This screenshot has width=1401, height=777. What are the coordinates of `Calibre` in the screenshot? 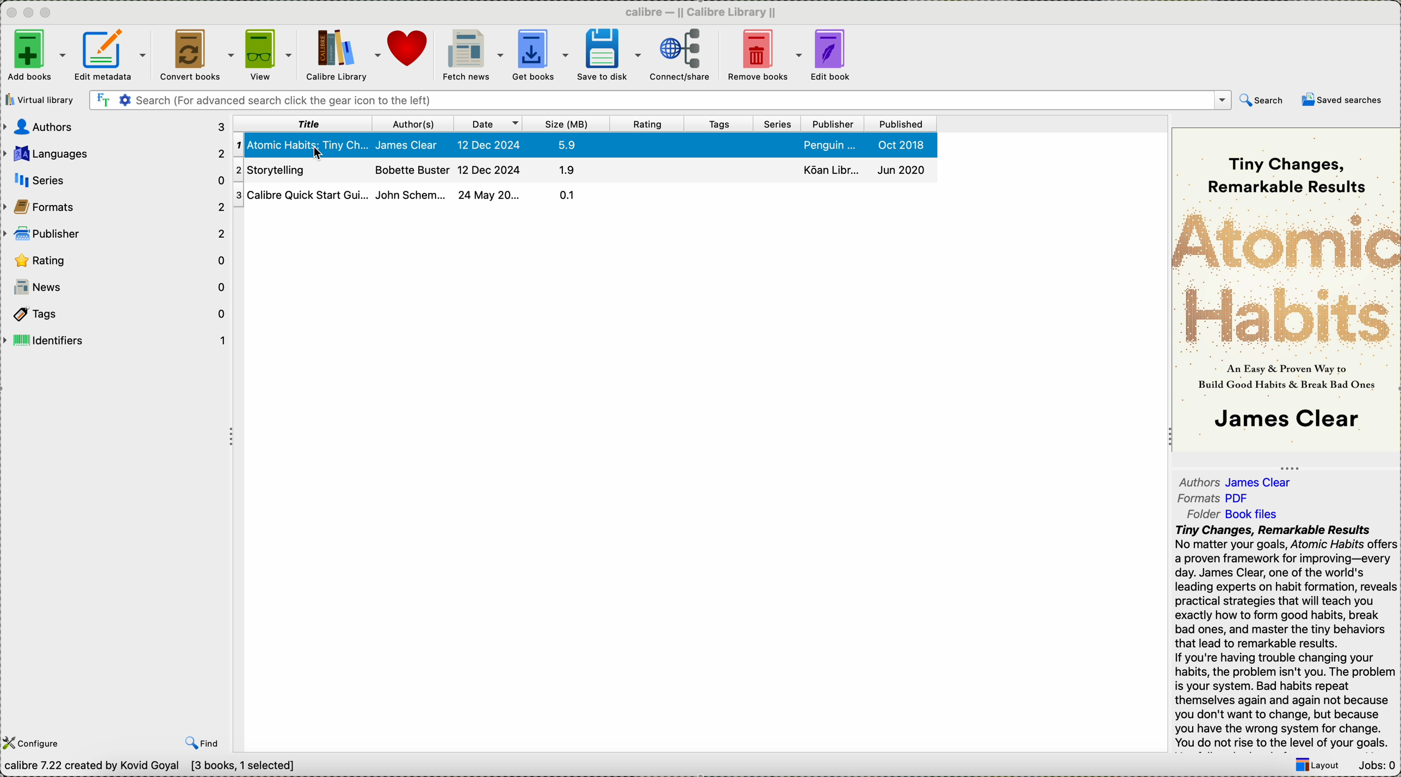 It's located at (705, 11).